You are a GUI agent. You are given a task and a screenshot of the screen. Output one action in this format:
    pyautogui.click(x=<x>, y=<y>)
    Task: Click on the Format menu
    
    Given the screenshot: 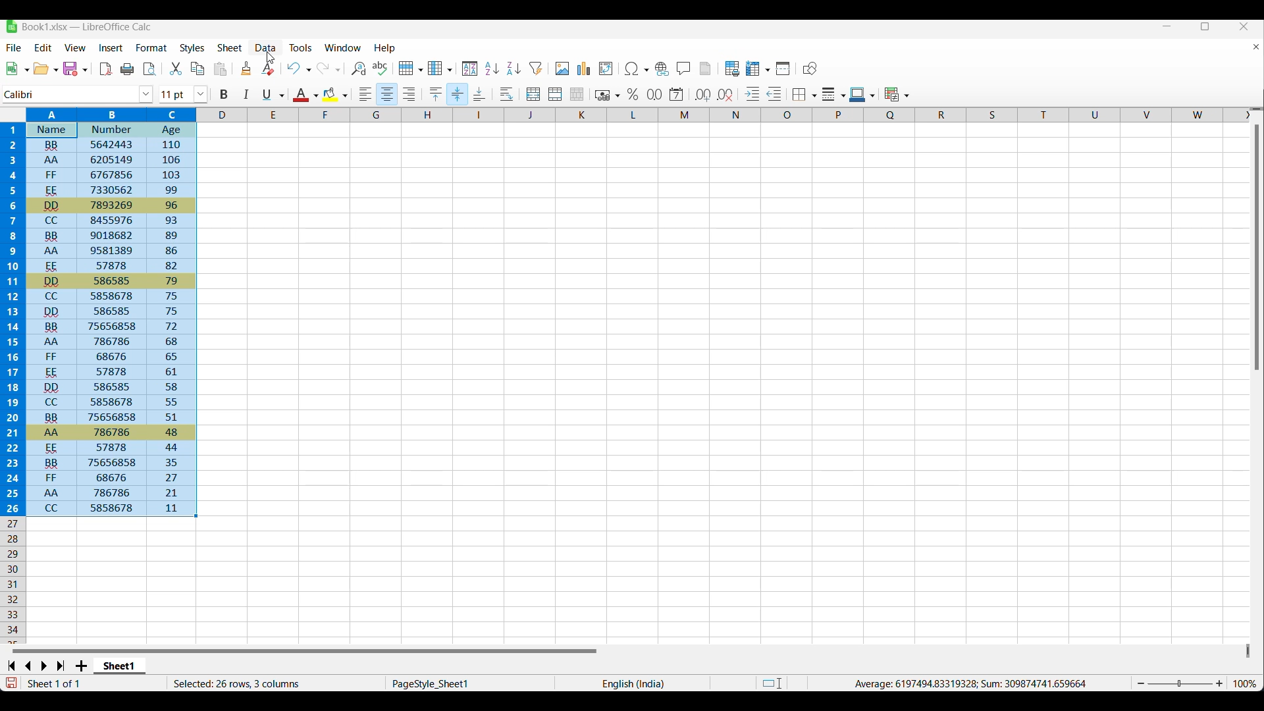 What is the action you would take?
    pyautogui.click(x=151, y=47)
    